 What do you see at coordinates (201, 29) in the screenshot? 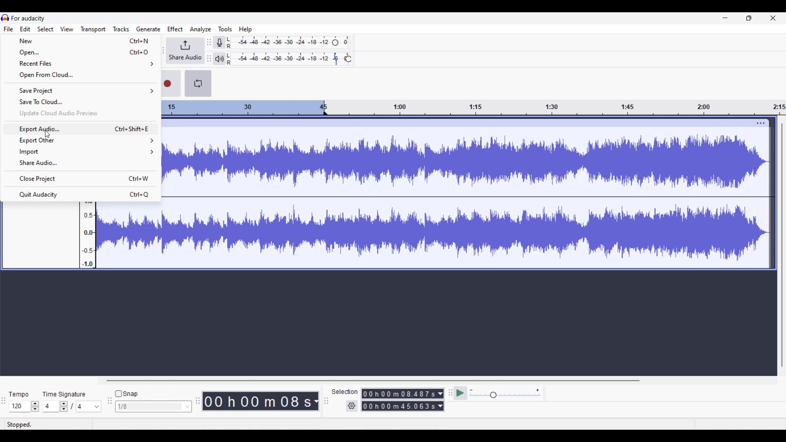
I see `Analyze menu` at bounding box center [201, 29].